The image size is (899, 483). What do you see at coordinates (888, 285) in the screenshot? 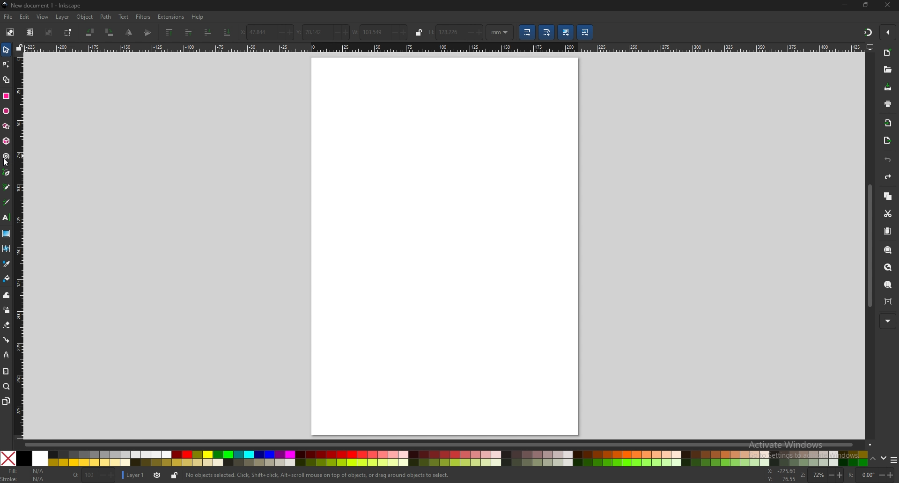
I see `zoom page` at bounding box center [888, 285].